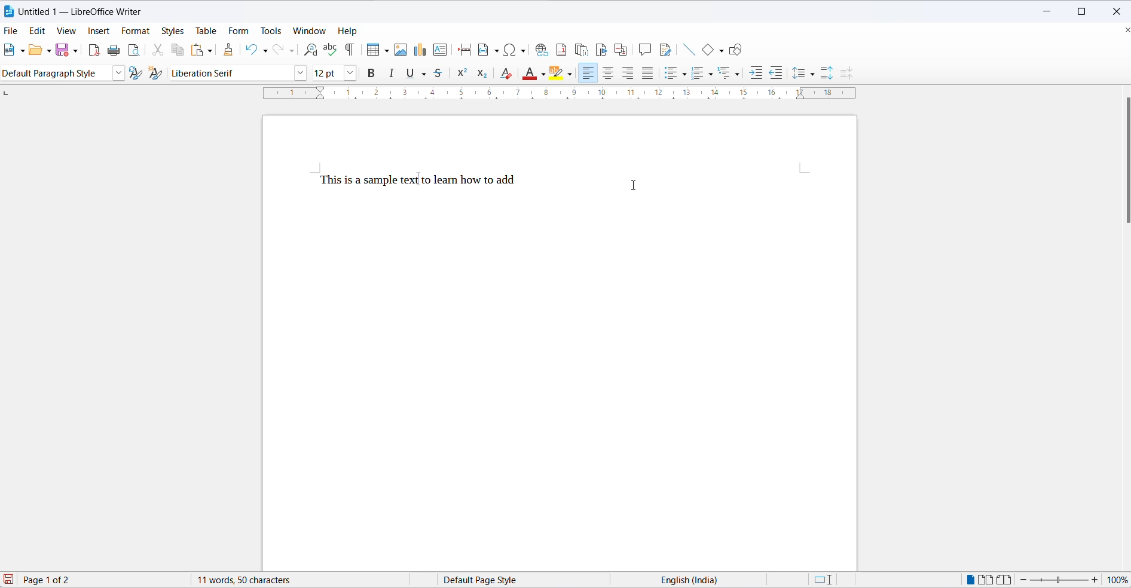 The image size is (1131, 588). Describe the element at coordinates (1084, 10) in the screenshot. I see `maximize` at that location.